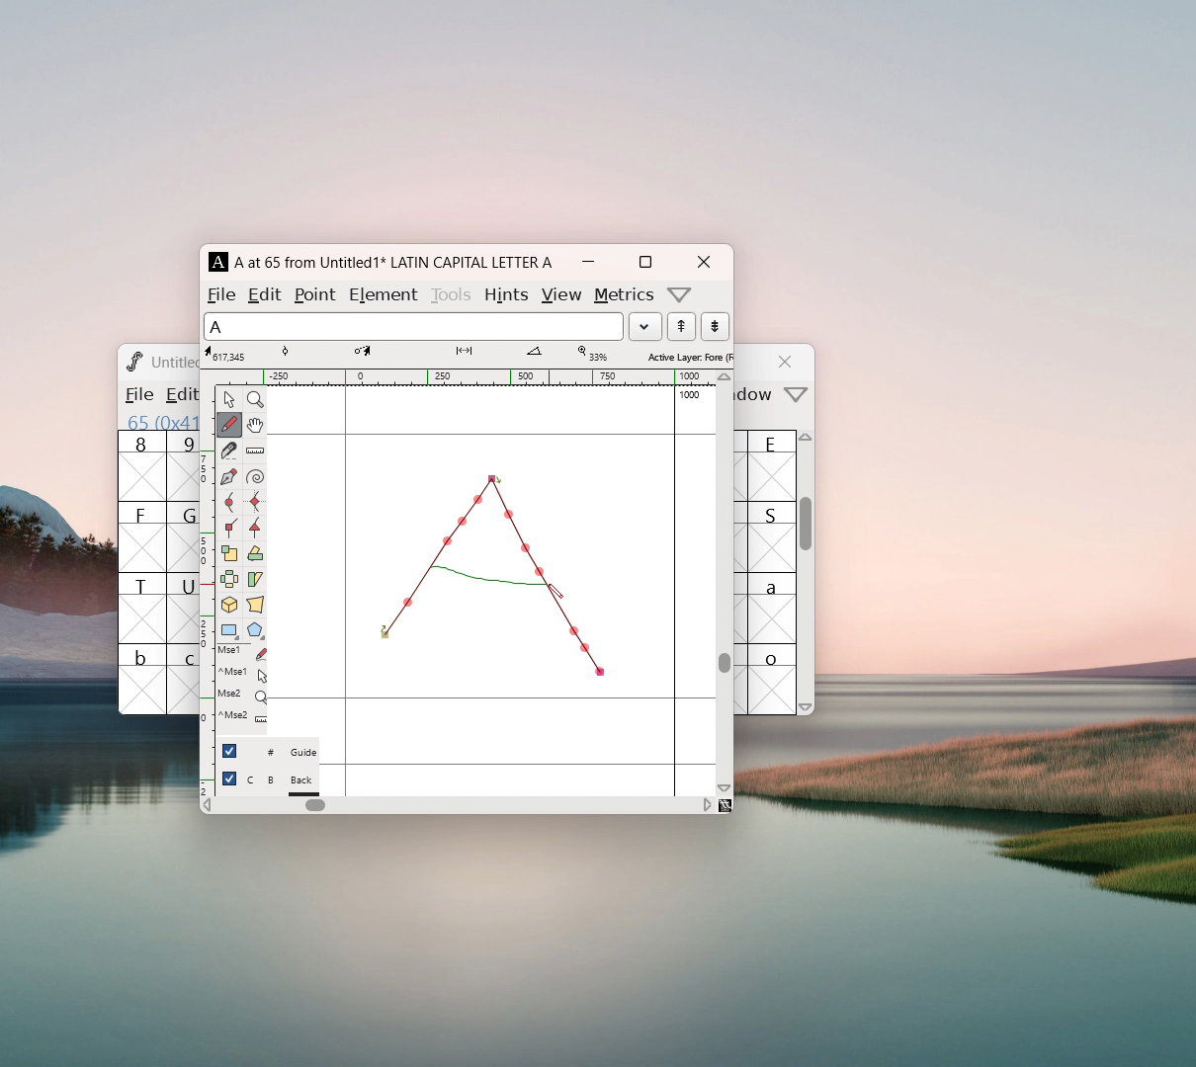  Describe the element at coordinates (703, 262) in the screenshot. I see `close` at that location.